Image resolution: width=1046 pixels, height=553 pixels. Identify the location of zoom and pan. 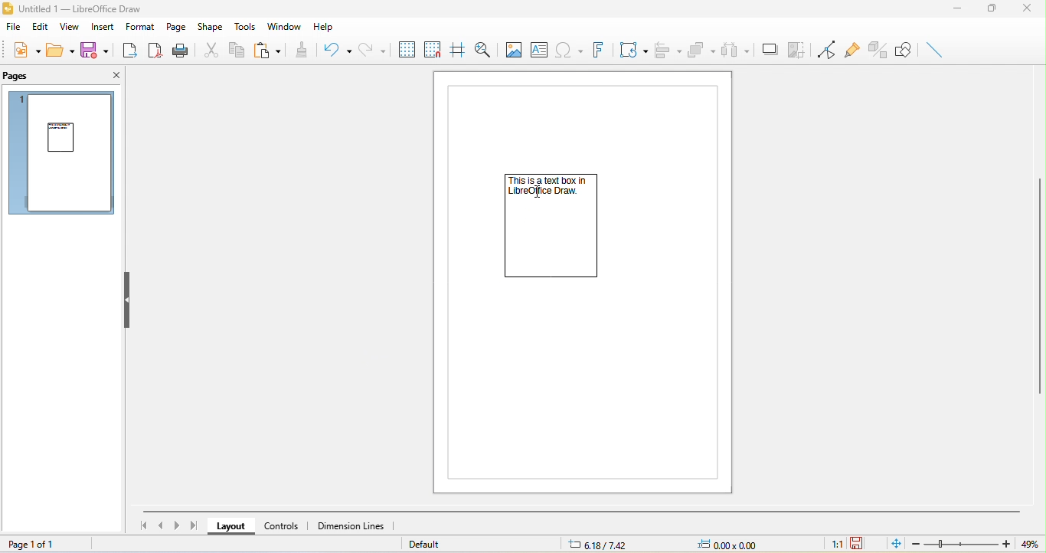
(482, 49).